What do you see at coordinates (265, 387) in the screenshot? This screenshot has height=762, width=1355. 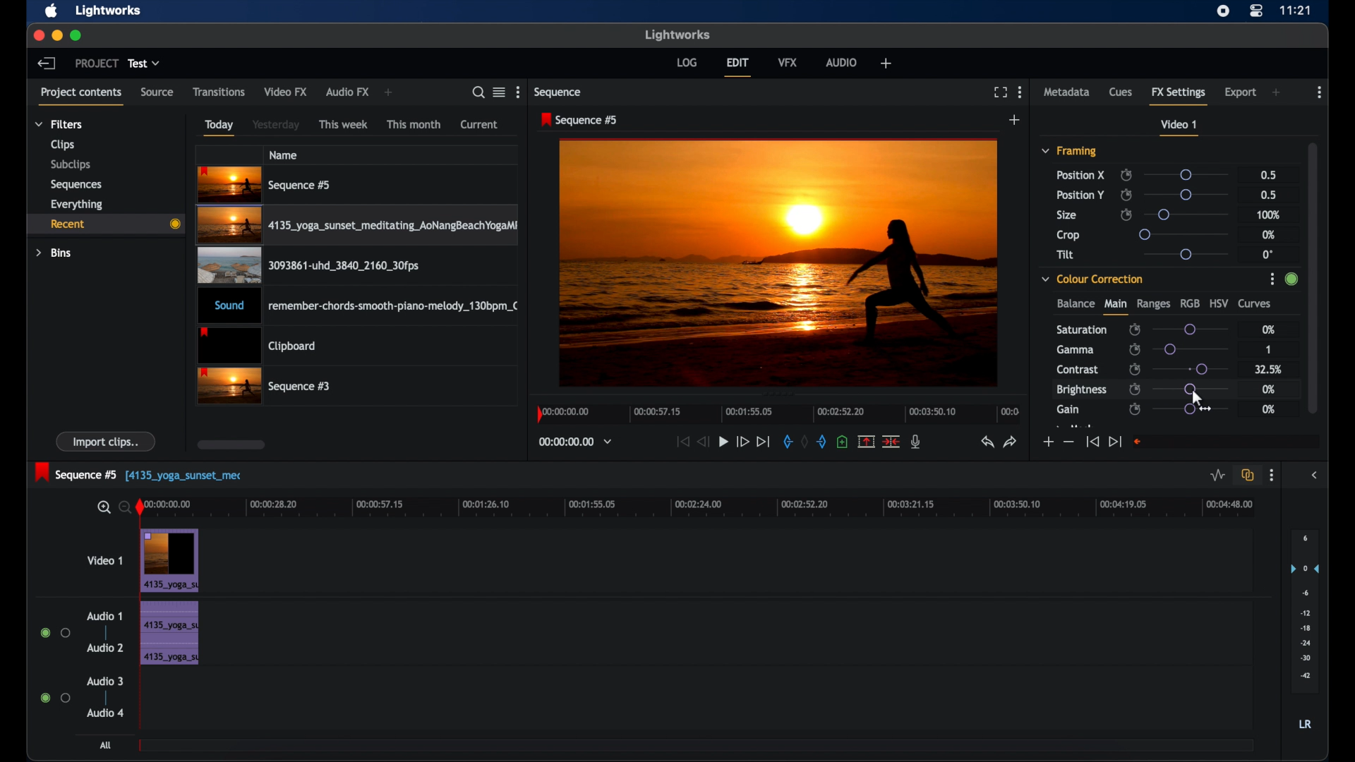 I see `video clip` at bounding box center [265, 387].